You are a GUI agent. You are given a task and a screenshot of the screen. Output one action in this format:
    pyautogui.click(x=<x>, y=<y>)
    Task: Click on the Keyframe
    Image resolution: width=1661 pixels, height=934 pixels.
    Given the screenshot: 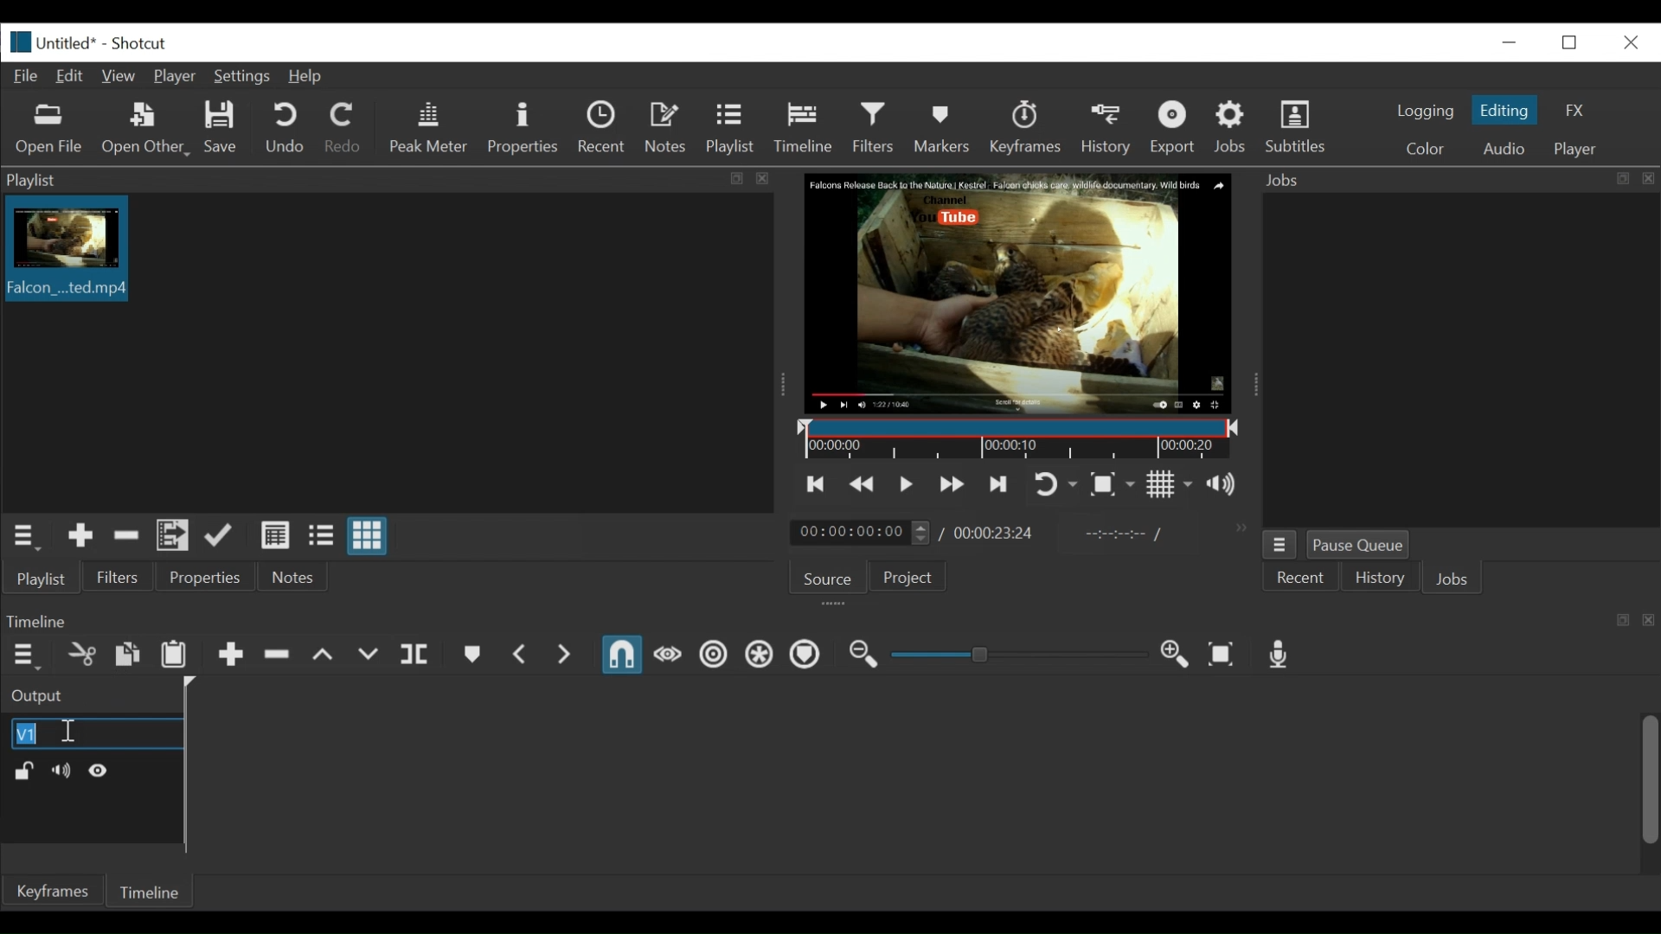 What is the action you would take?
    pyautogui.click(x=1026, y=129)
    